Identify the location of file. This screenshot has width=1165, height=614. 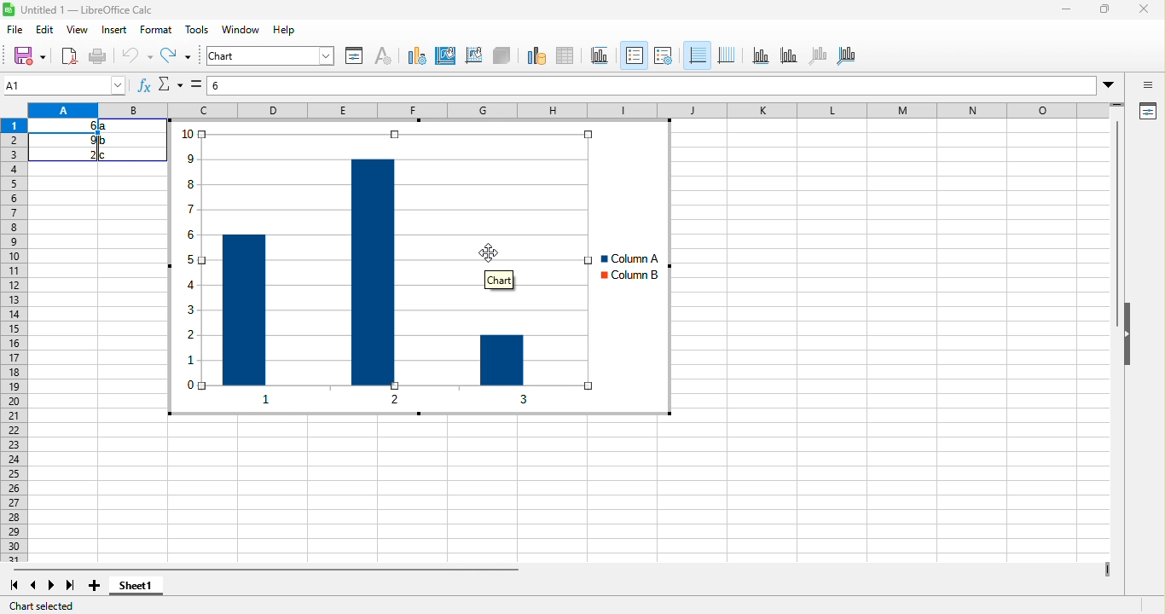
(17, 30).